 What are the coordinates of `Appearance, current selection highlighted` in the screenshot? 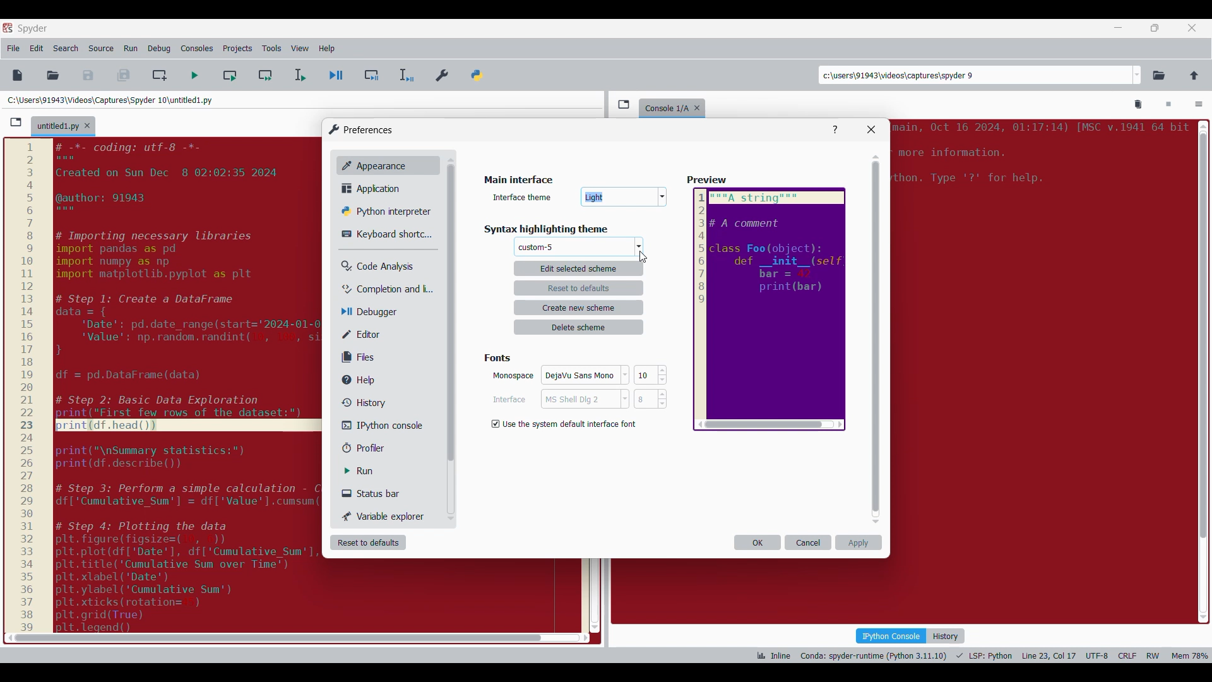 It's located at (371, 164).